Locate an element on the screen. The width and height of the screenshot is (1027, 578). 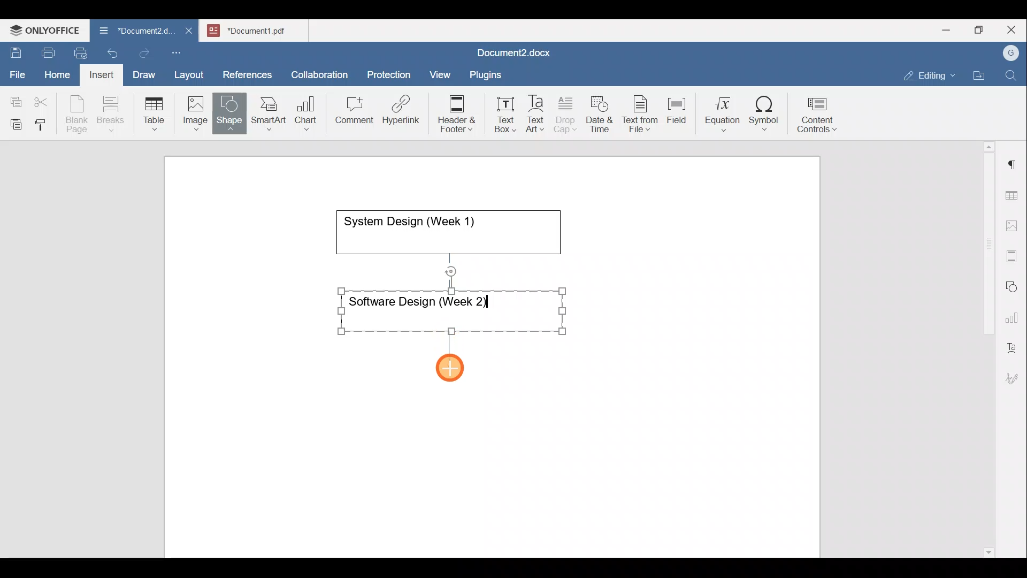
Draw is located at coordinates (142, 72).